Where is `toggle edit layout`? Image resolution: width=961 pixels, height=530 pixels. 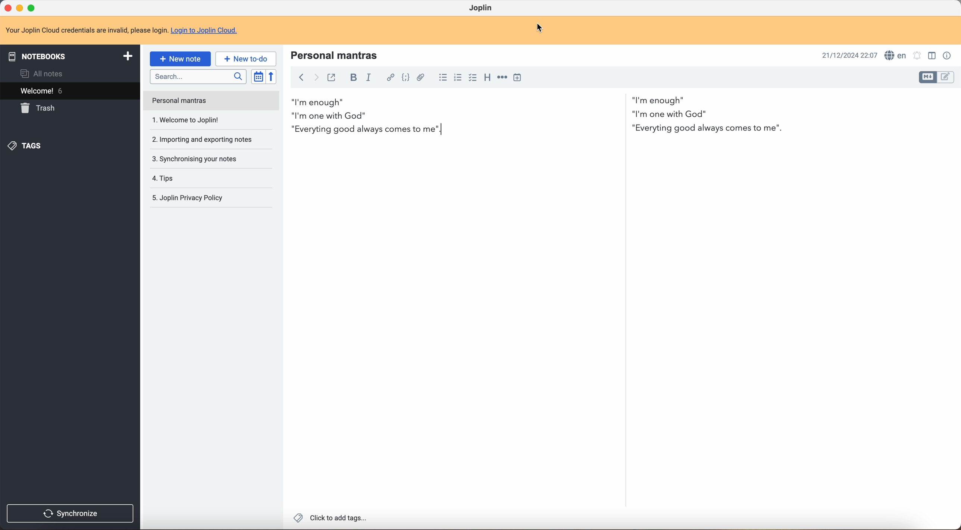
toggle edit layout is located at coordinates (933, 56).